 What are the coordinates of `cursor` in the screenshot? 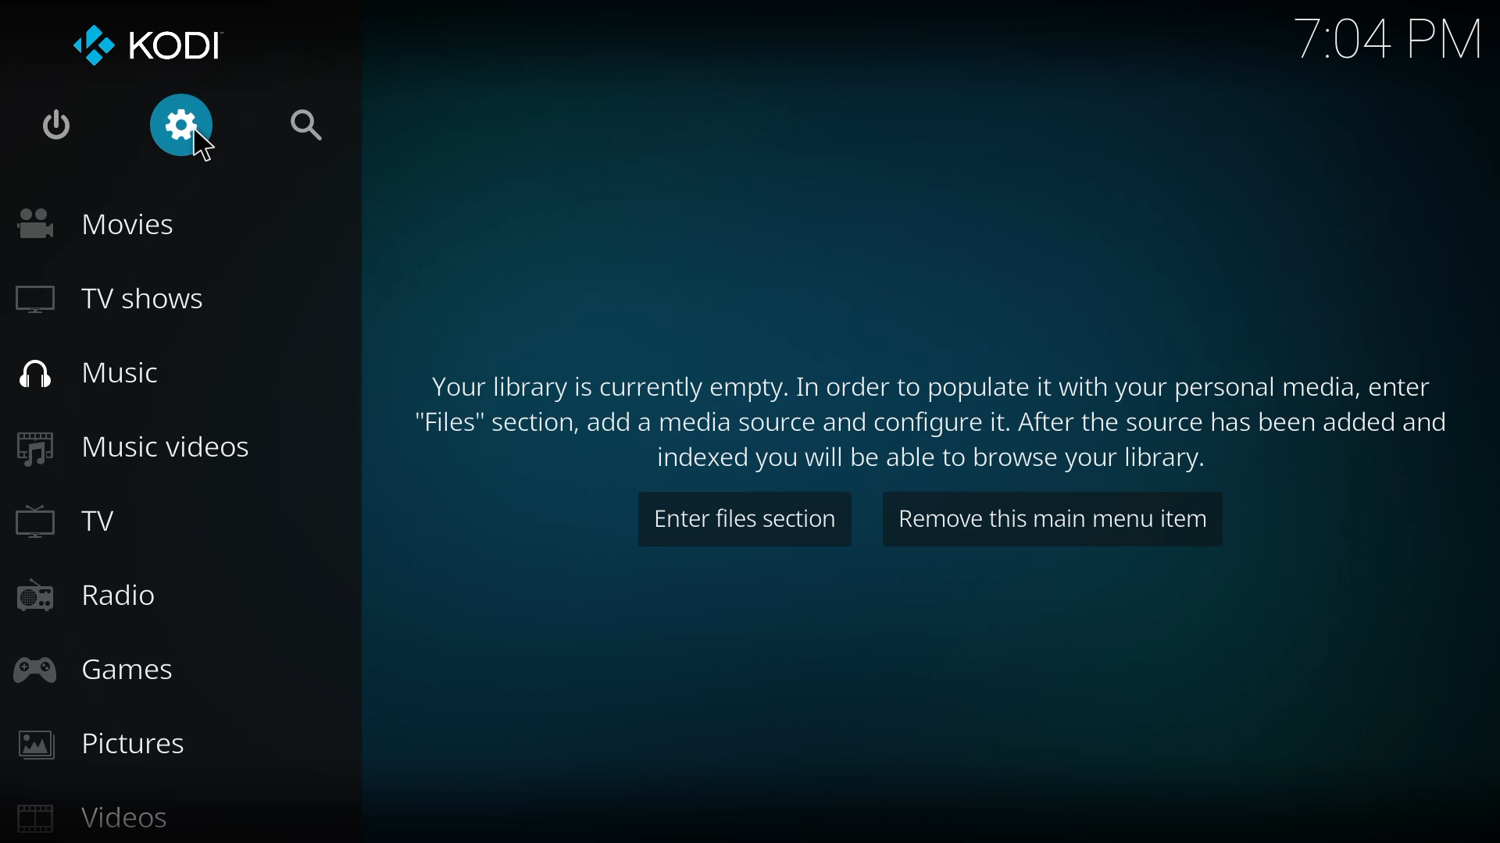 It's located at (205, 148).